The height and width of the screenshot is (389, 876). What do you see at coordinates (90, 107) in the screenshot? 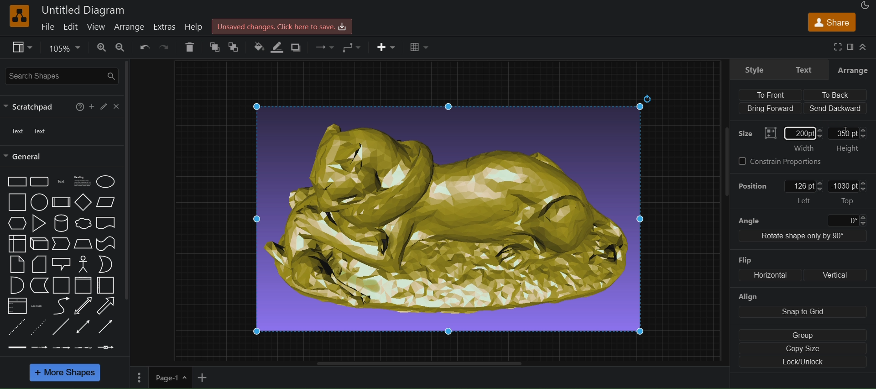
I see `Add` at bounding box center [90, 107].